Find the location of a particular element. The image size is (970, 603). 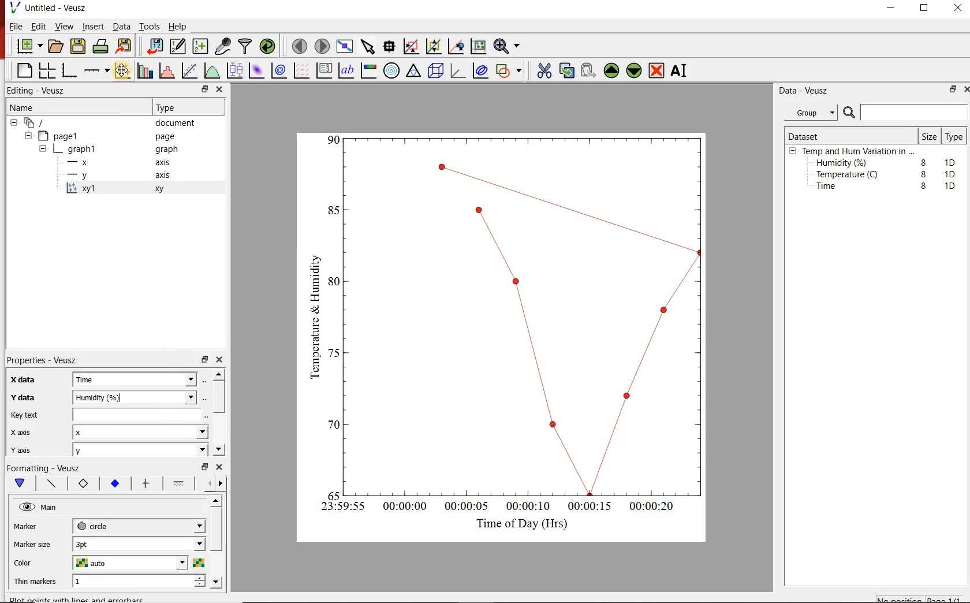

Tools is located at coordinates (148, 27).